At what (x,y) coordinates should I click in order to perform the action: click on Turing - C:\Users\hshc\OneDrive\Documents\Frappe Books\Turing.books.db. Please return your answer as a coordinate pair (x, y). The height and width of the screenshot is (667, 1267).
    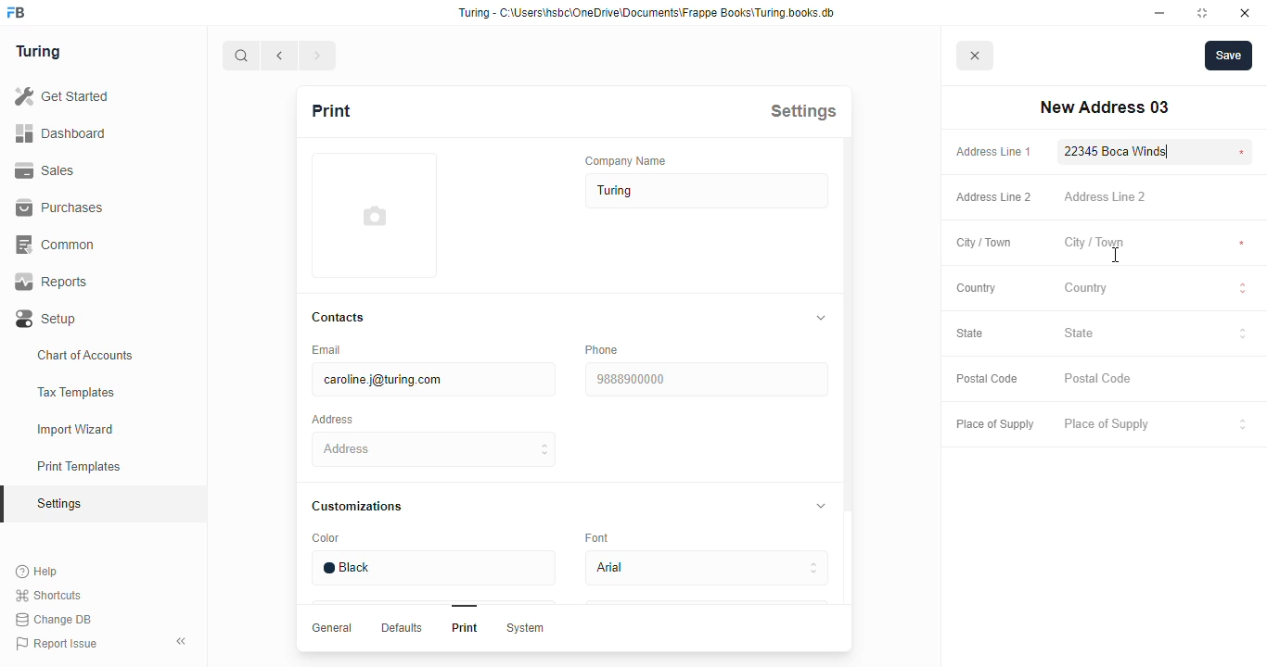
    Looking at the image, I should click on (648, 13).